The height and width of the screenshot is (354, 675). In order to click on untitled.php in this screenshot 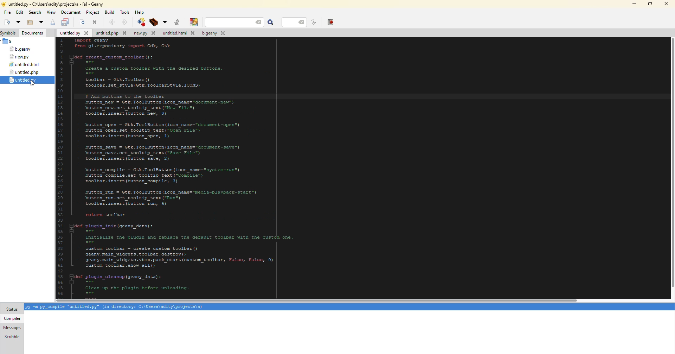, I will do `click(25, 72)`.